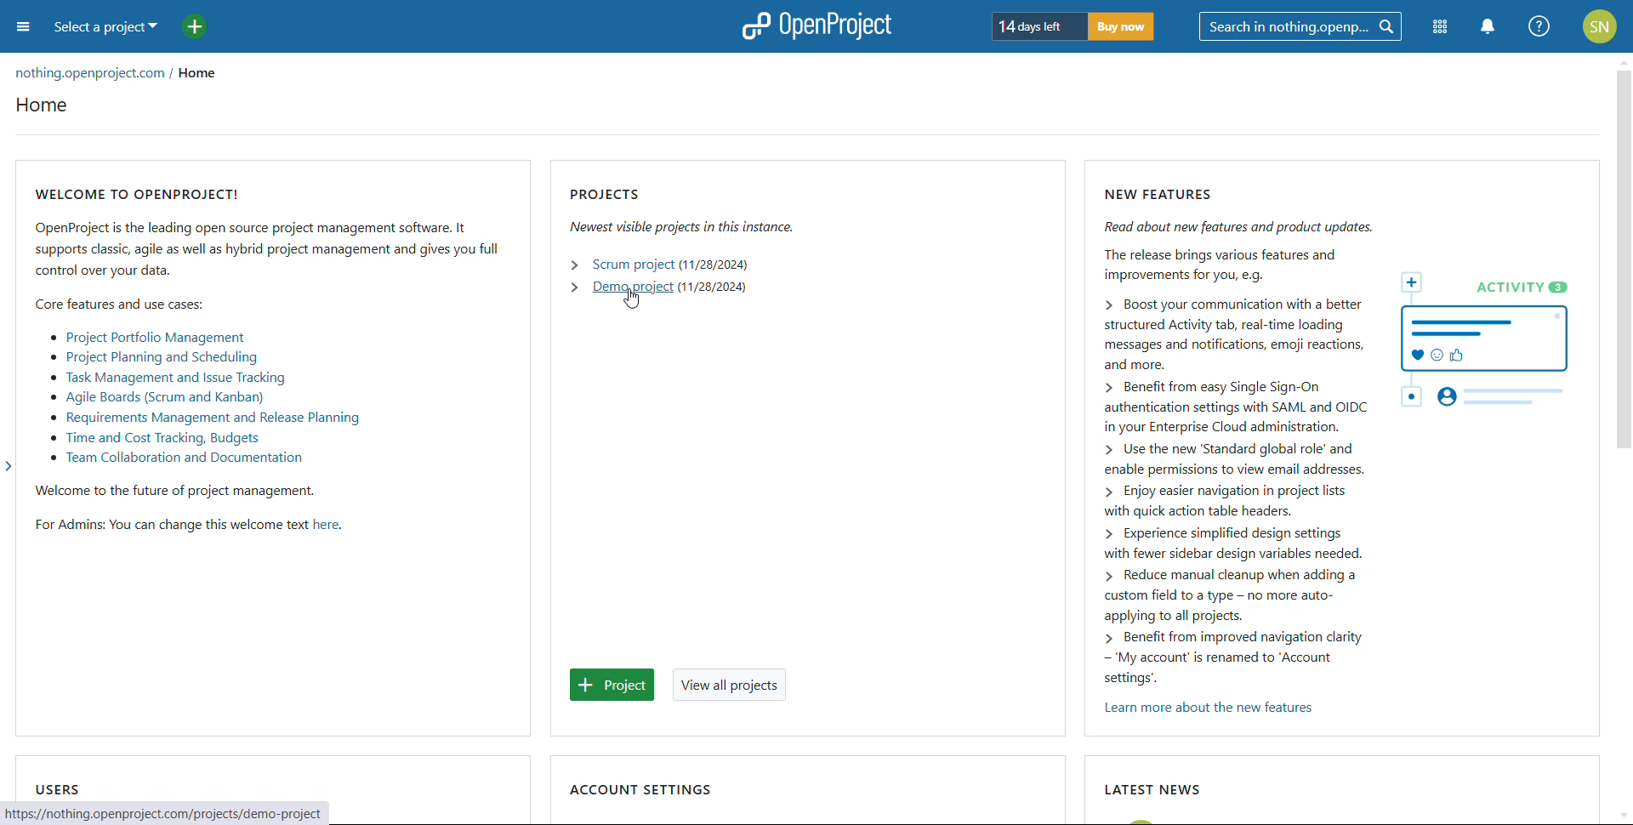 The height and width of the screenshot is (825, 1633). What do you see at coordinates (154, 439) in the screenshot?
I see `time and cost tracking, budgets` at bounding box center [154, 439].